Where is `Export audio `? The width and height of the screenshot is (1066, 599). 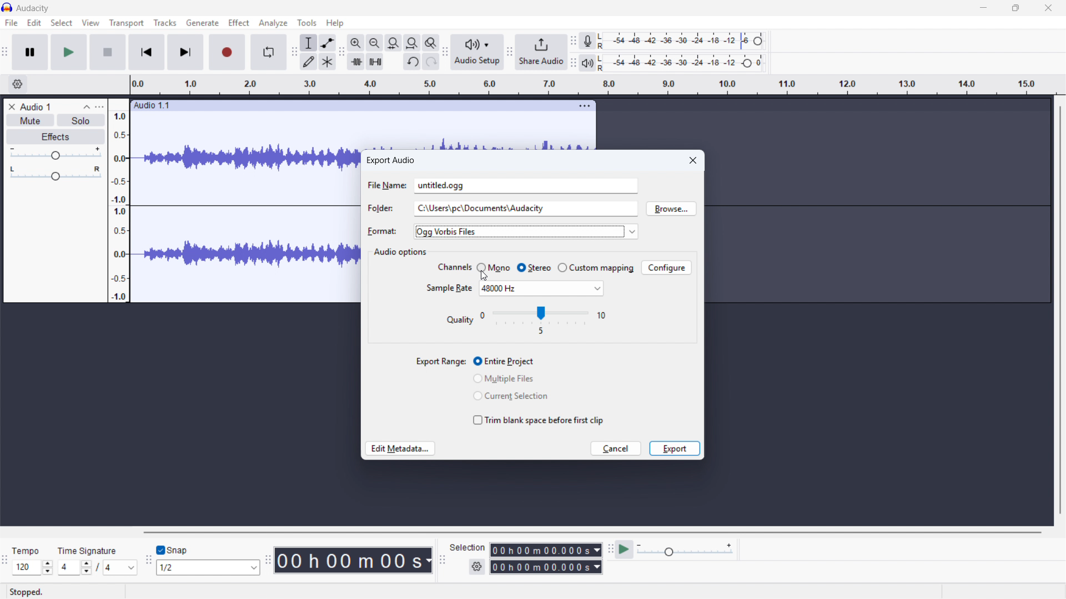
Export audio  is located at coordinates (390, 160).